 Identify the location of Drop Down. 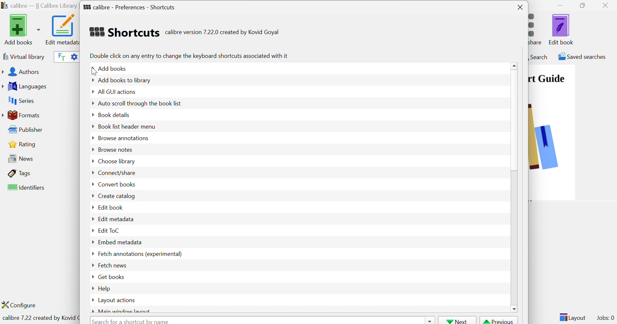
(91, 243).